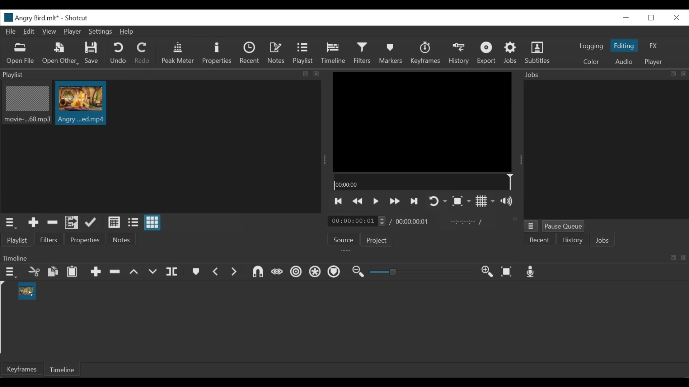 The width and height of the screenshot is (689, 387). What do you see at coordinates (357, 221) in the screenshot?
I see `Current Duration` at bounding box center [357, 221].